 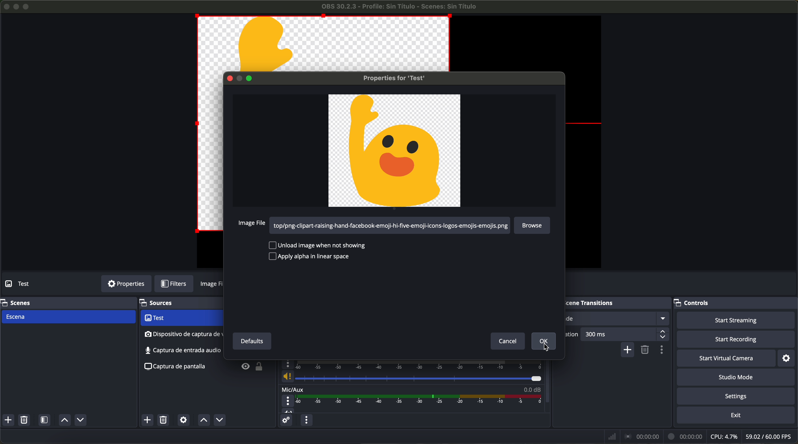 I want to click on filename, so click(x=400, y=6).